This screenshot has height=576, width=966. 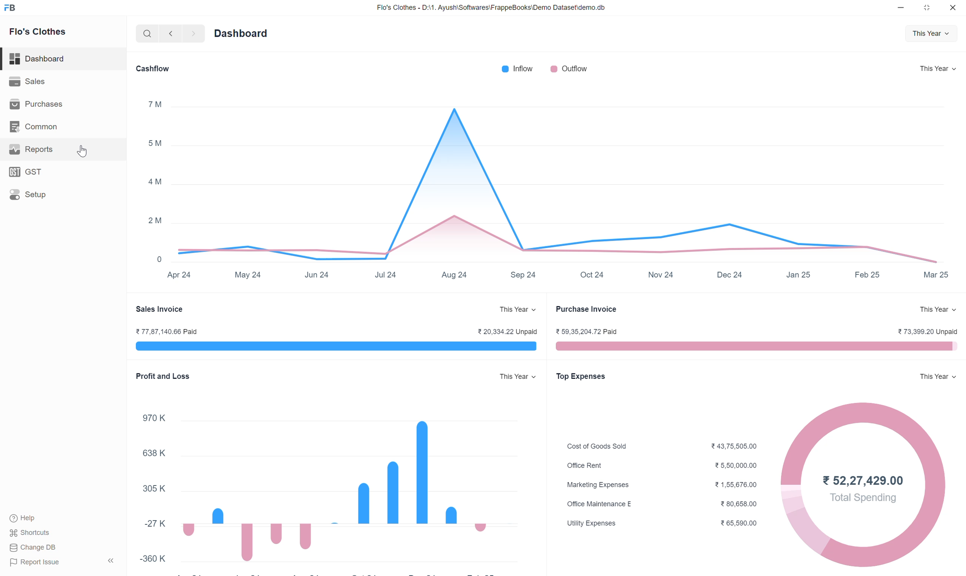 What do you see at coordinates (151, 523) in the screenshot?
I see `27K` at bounding box center [151, 523].